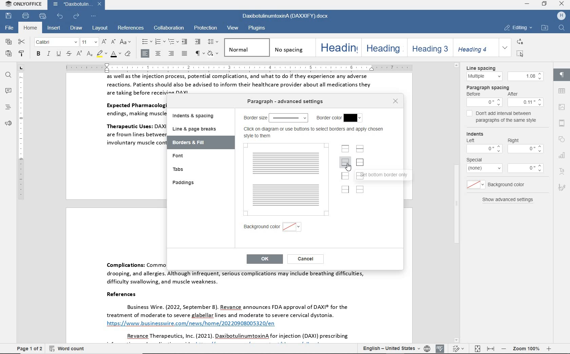 The width and height of the screenshot is (570, 354). What do you see at coordinates (56, 42) in the screenshot?
I see `font` at bounding box center [56, 42].